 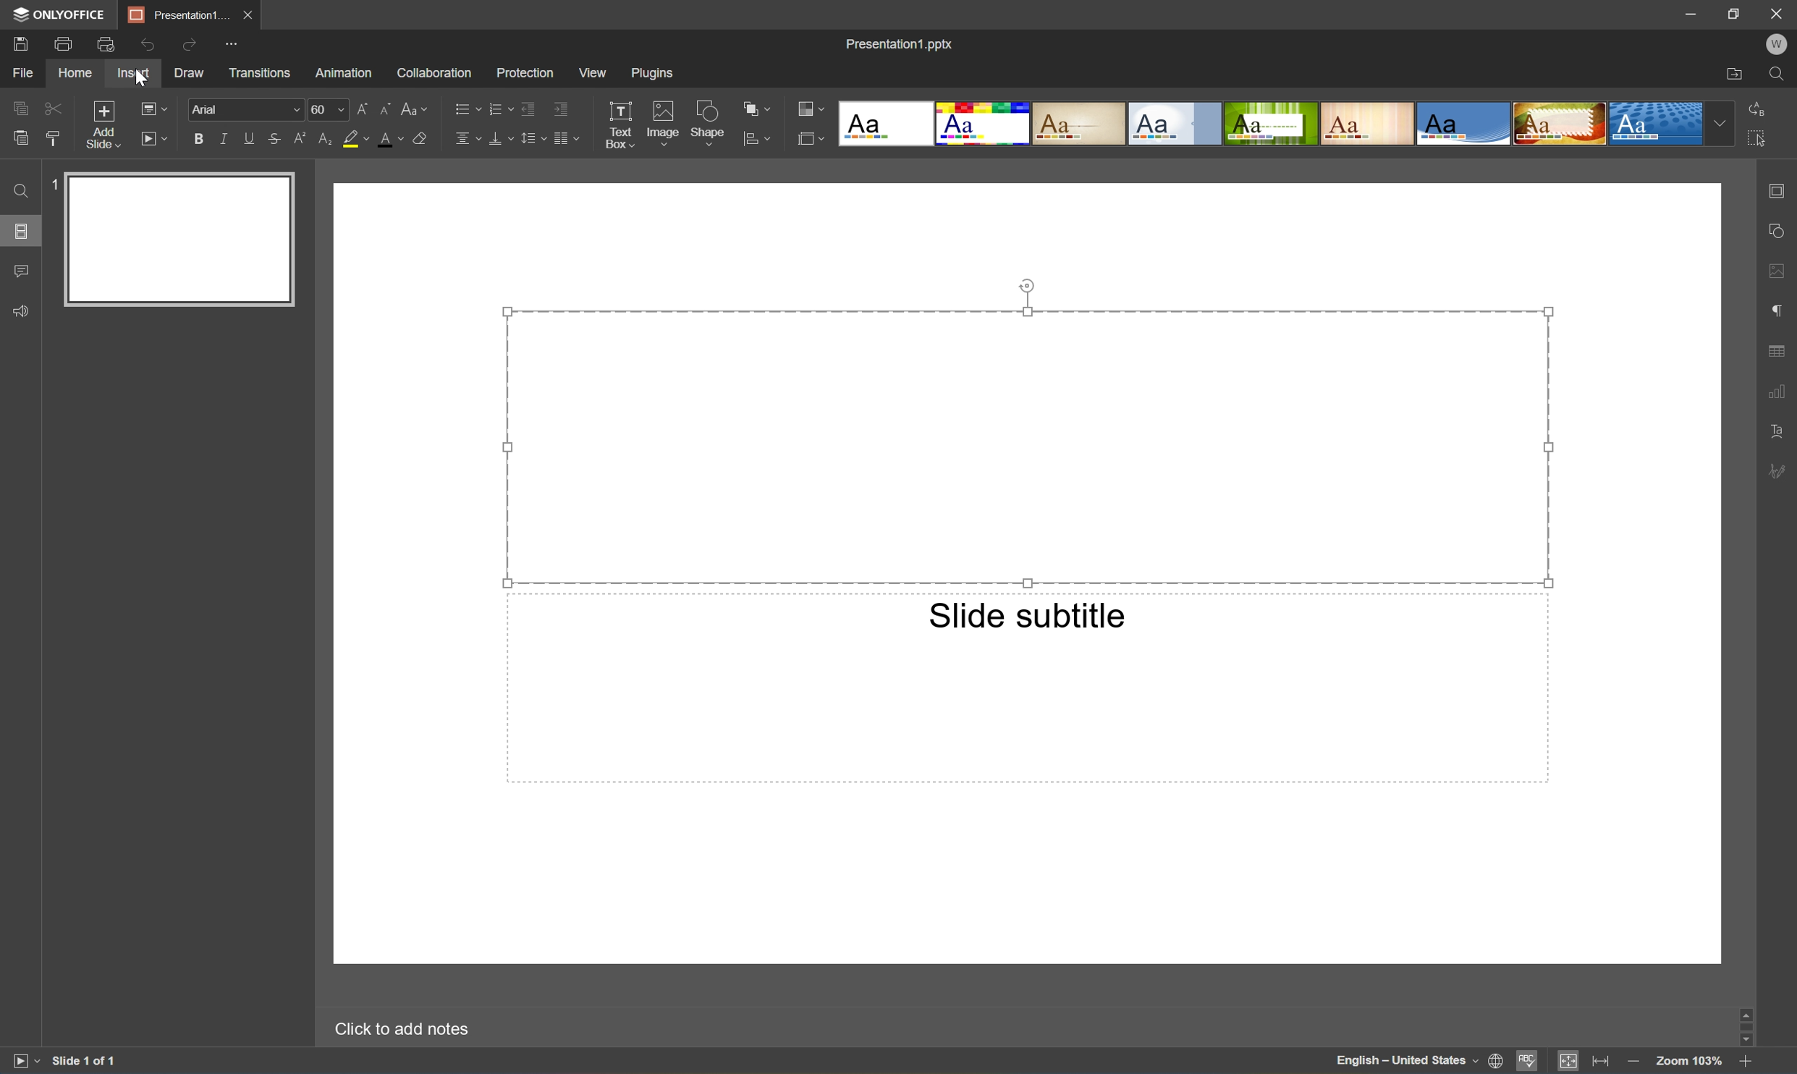 What do you see at coordinates (1758, 140) in the screenshot?
I see `Select all` at bounding box center [1758, 140].